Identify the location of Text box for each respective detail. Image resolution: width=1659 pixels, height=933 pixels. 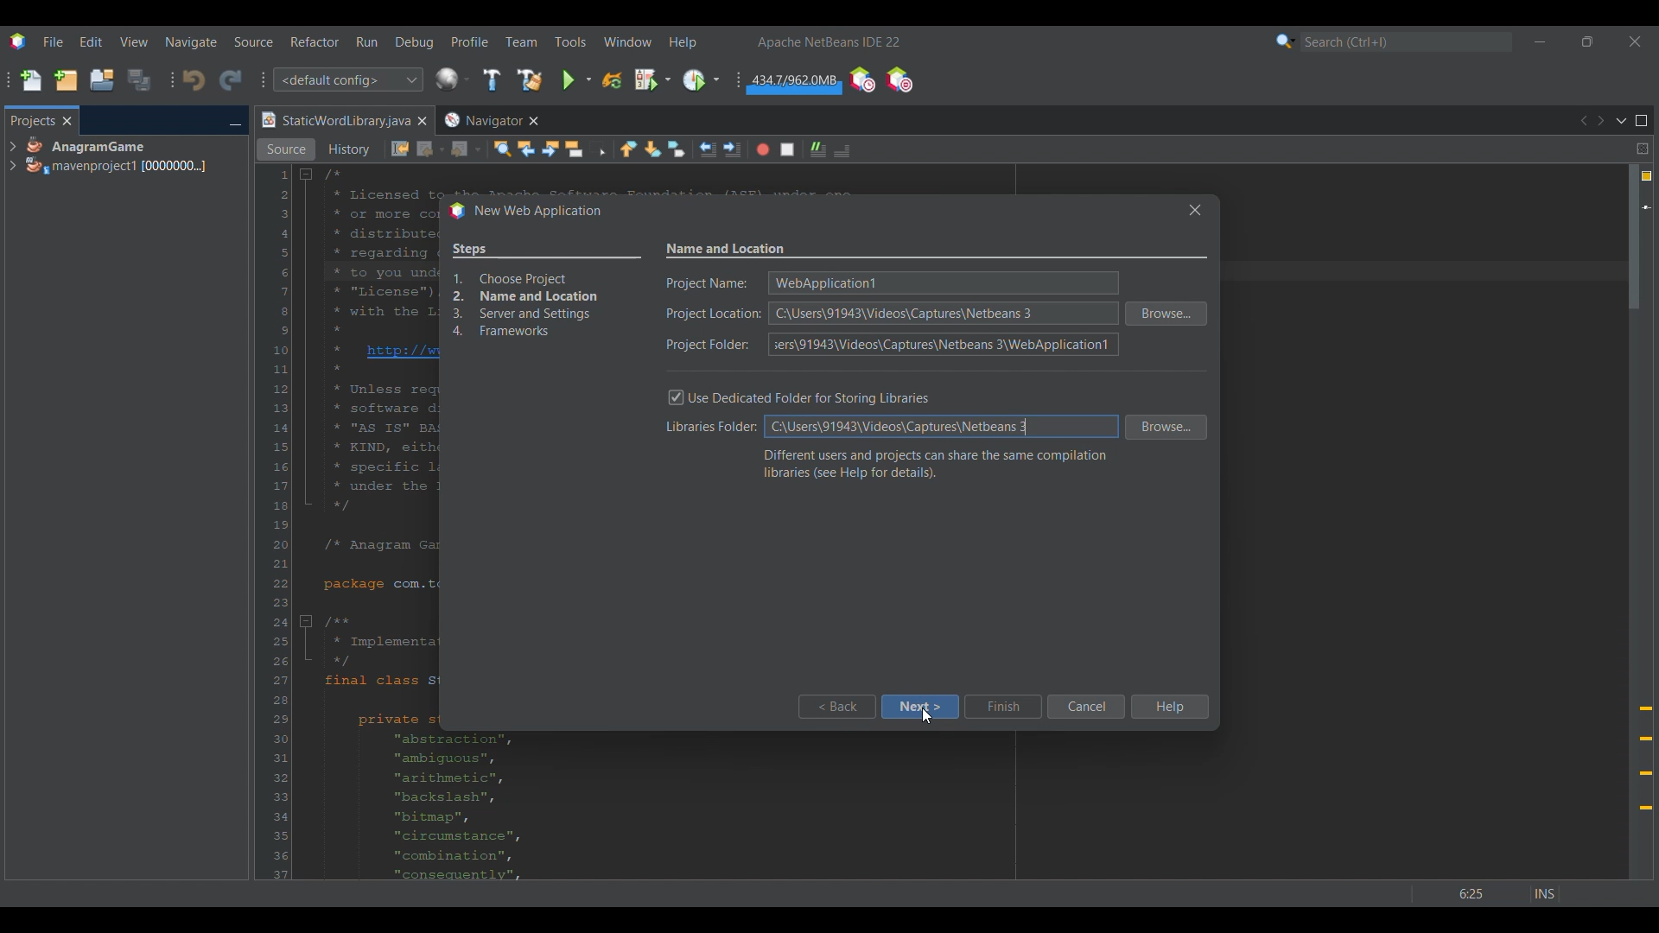
(940, 312).